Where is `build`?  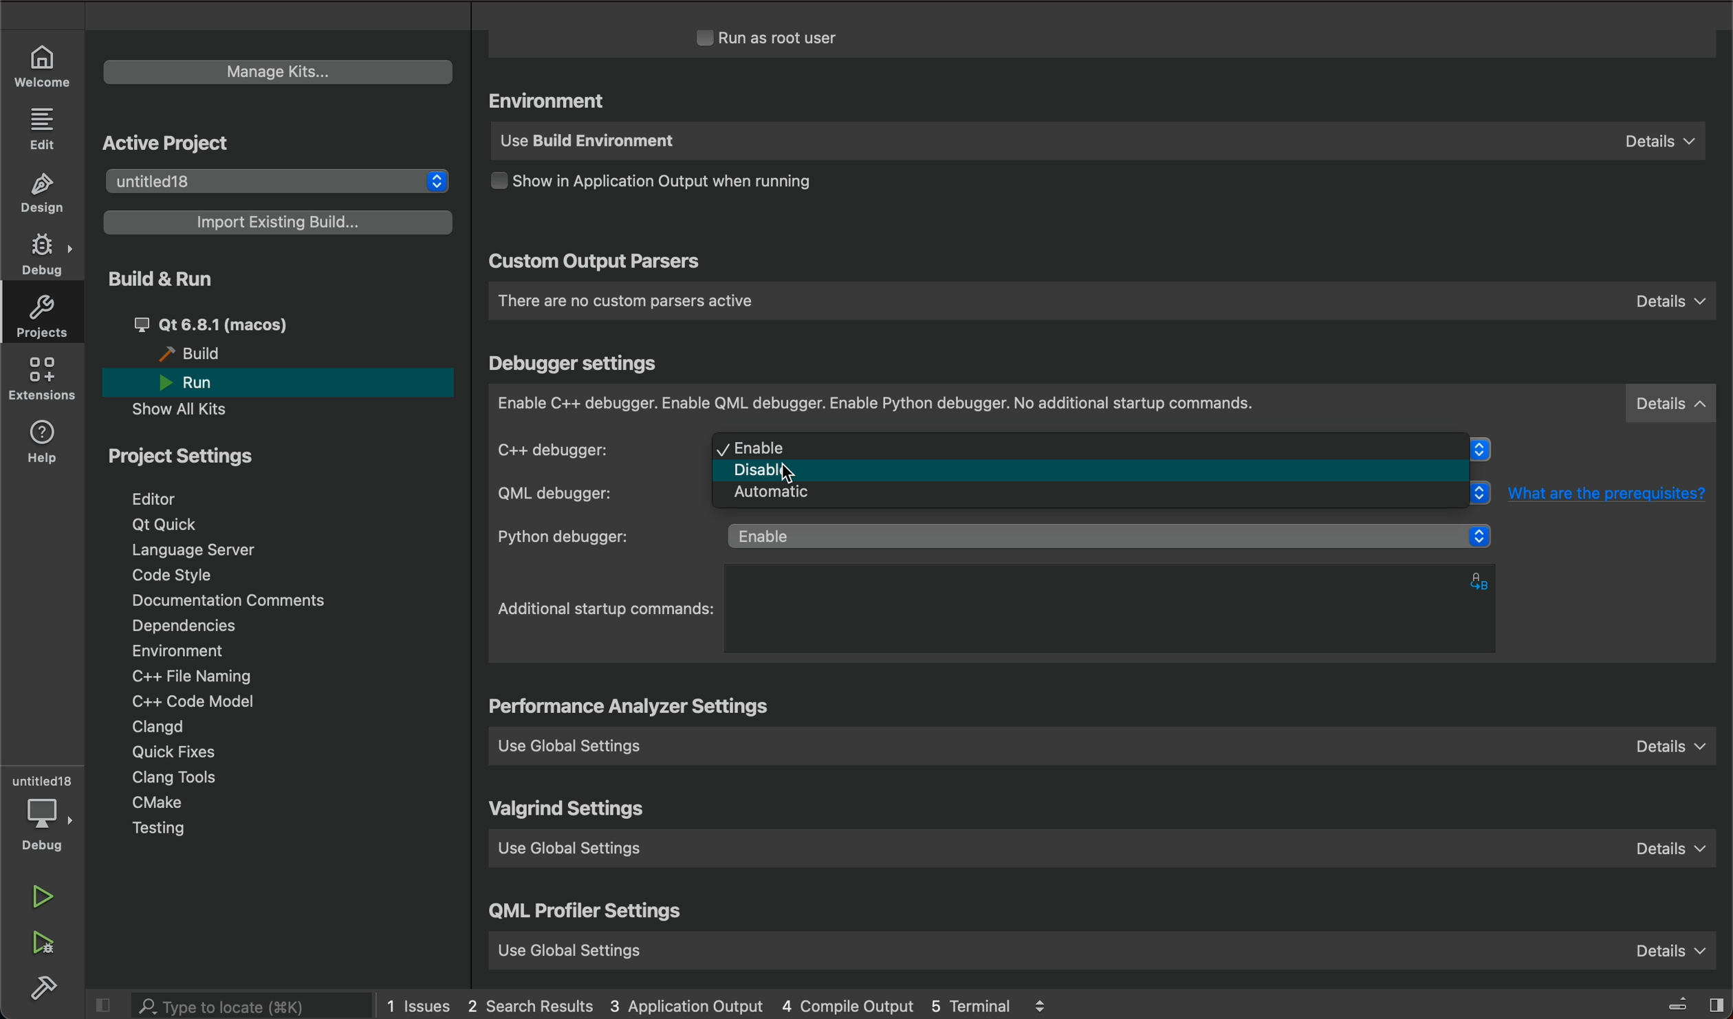
build is located at coordinates (197, 354).